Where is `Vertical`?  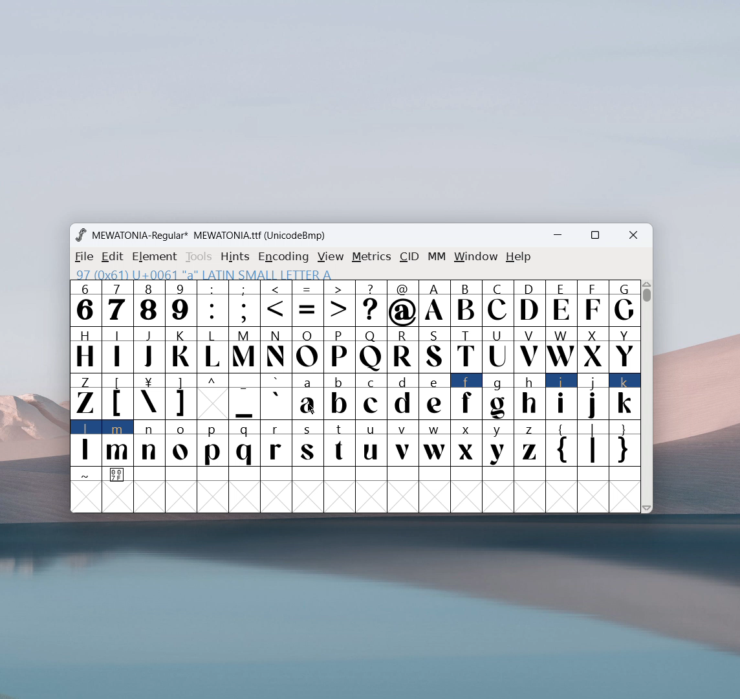 Vertical is located at coordinates (647, 395).